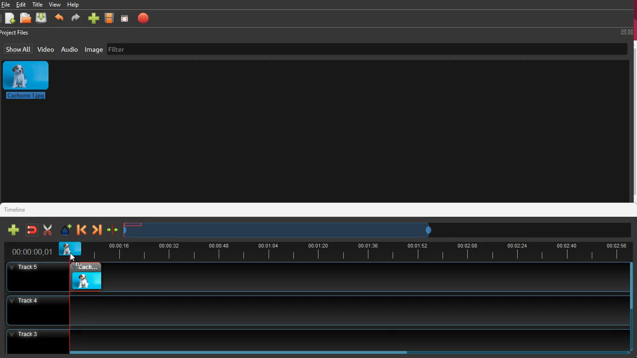 Image resolution: width=637 pixels, height=358 pixels. What do you see at coordinates (75, 18) in the screenshot?
I see `forward` at bounding box center [75, 18].